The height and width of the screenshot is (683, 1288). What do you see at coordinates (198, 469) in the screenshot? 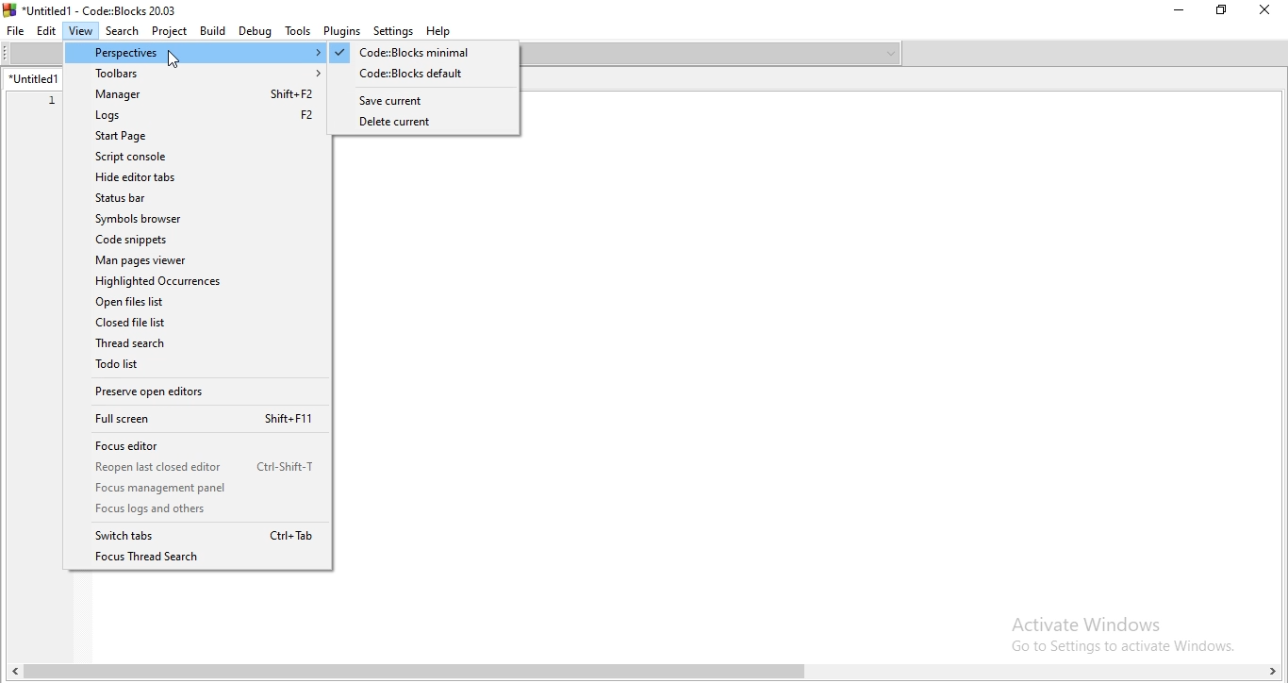
I see `Reopen last closed editor` at bounding box center [198, 469].